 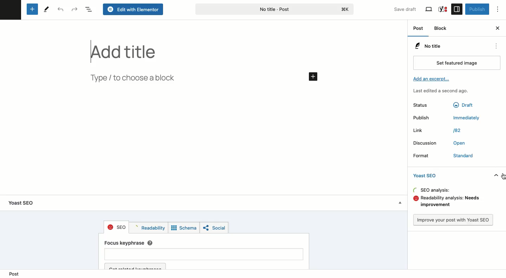 What do you see at coordinates (398, 203) in the screenshot?
I see `Hide` at bounding box center [398, 203].